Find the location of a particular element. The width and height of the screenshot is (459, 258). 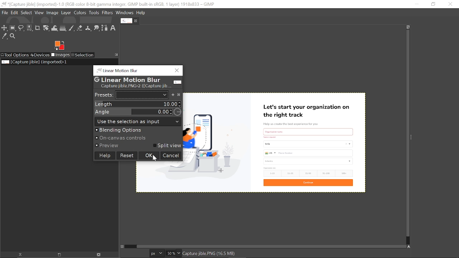

Crop text tool is located at coordinates (38, 28).